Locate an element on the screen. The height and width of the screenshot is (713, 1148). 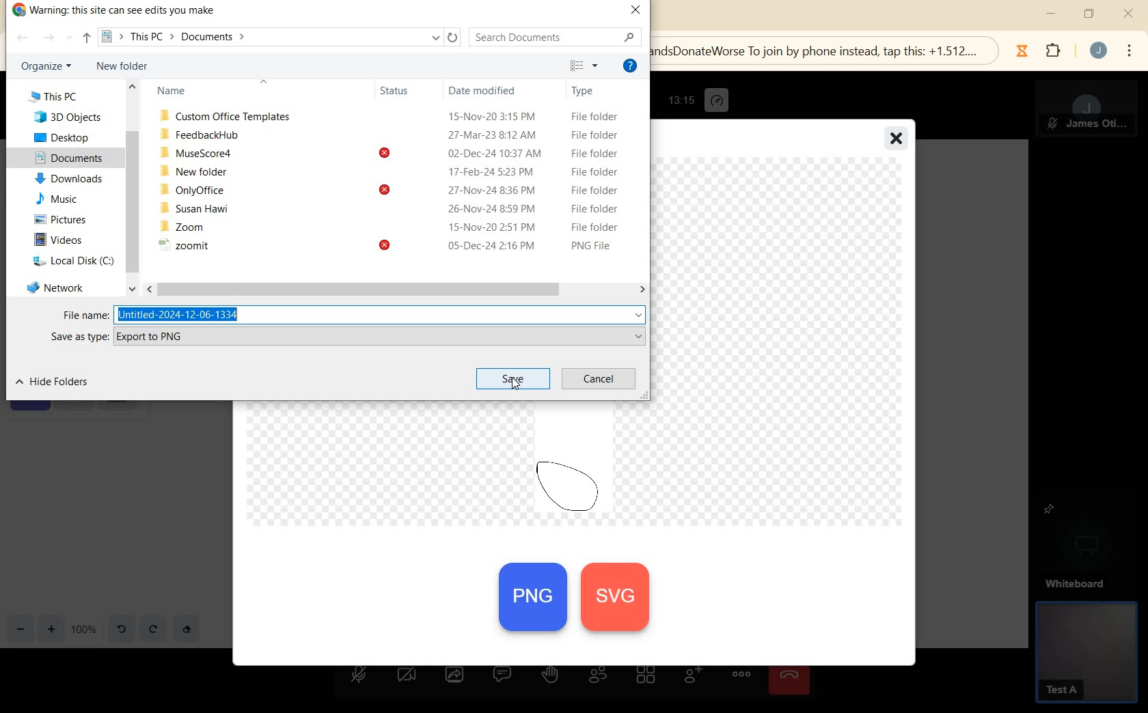
OnlyOffice 9 27-Nov-24 8:36 PM File folder is located at coordinates (215, 188).